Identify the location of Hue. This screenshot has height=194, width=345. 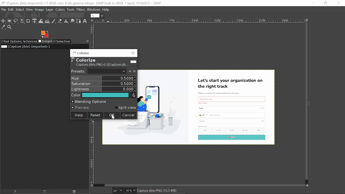
(103, 78).